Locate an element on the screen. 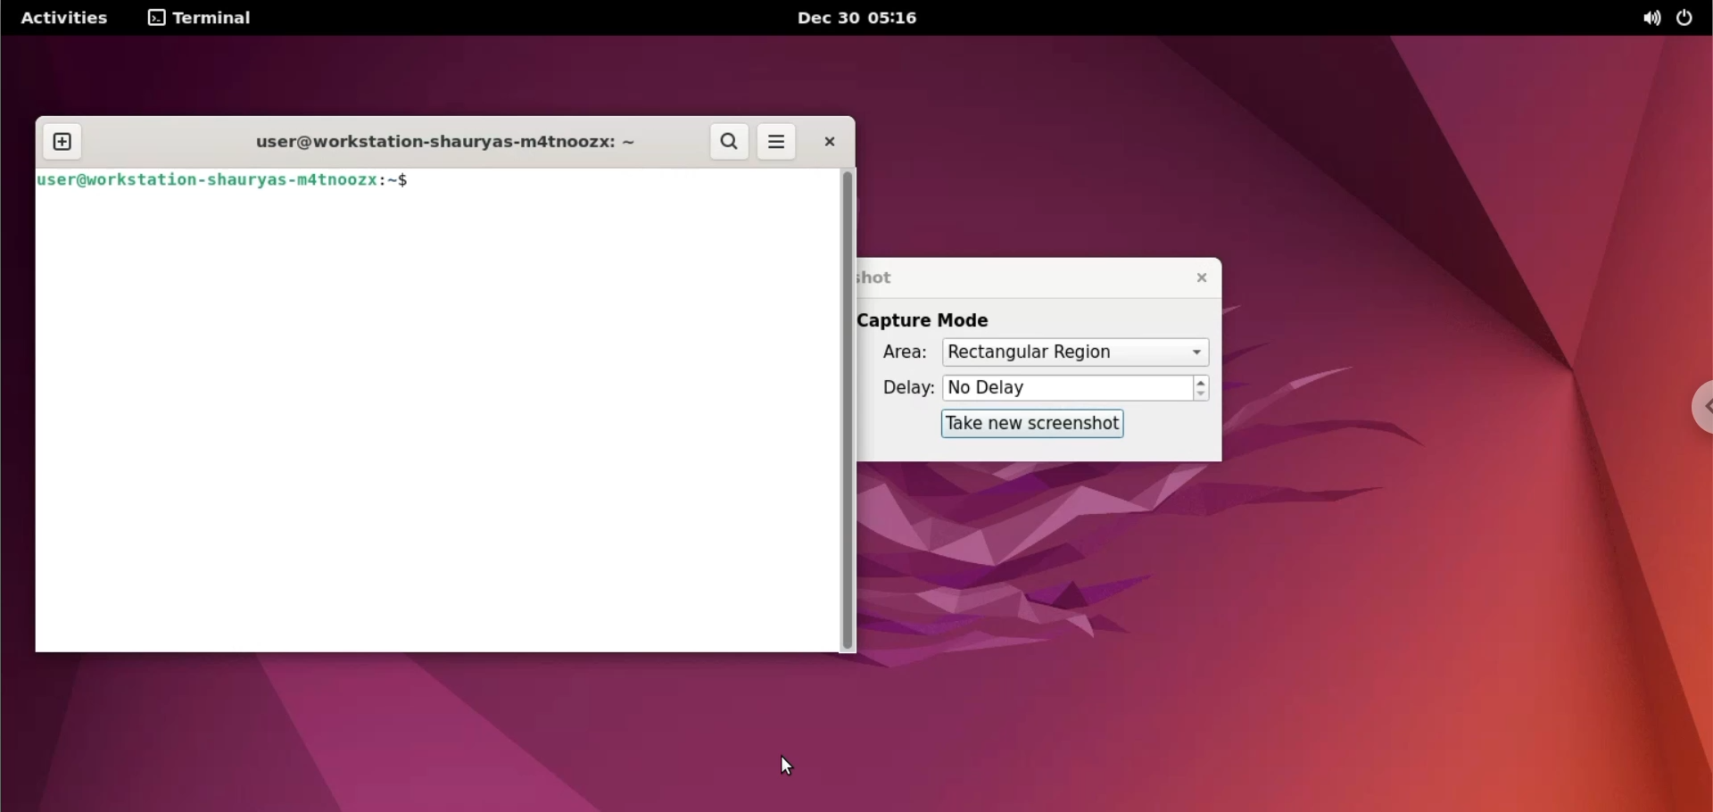 This screenshot has height=812, width=1713. Activities is located at coordinates (68, 19).